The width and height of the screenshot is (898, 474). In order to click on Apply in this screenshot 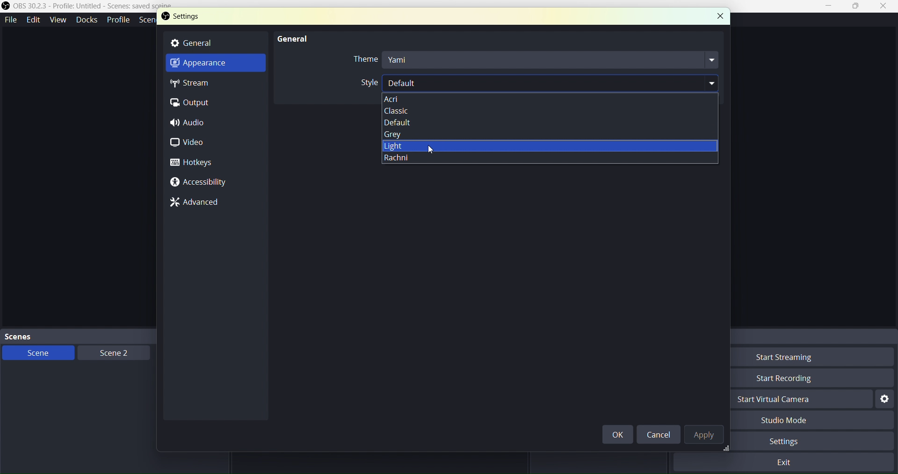, I will do `click(706, 436)`.